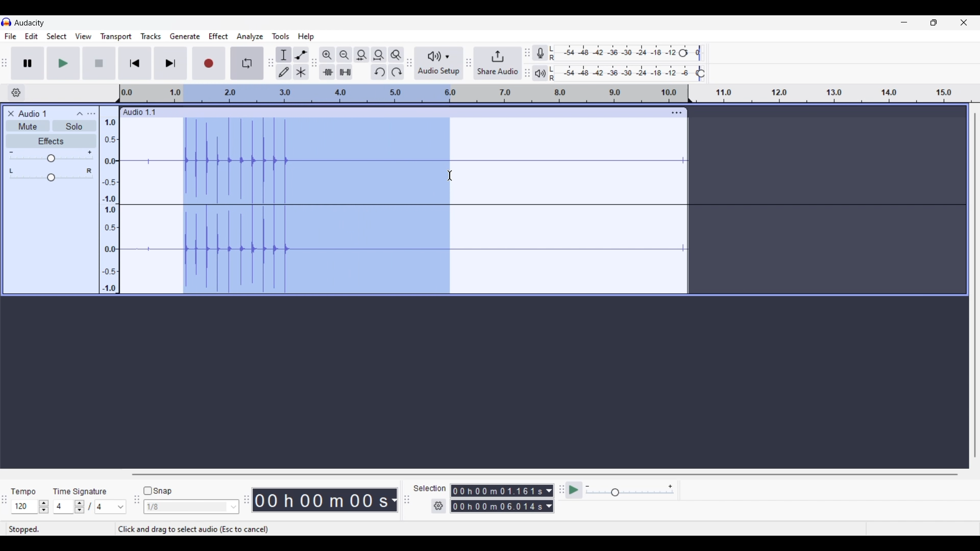 This screenshot has height=551, width=980. Describe the element at coordinates (839, 93) in the screenshot. I see `Scale to measure duration of recording` at that location.